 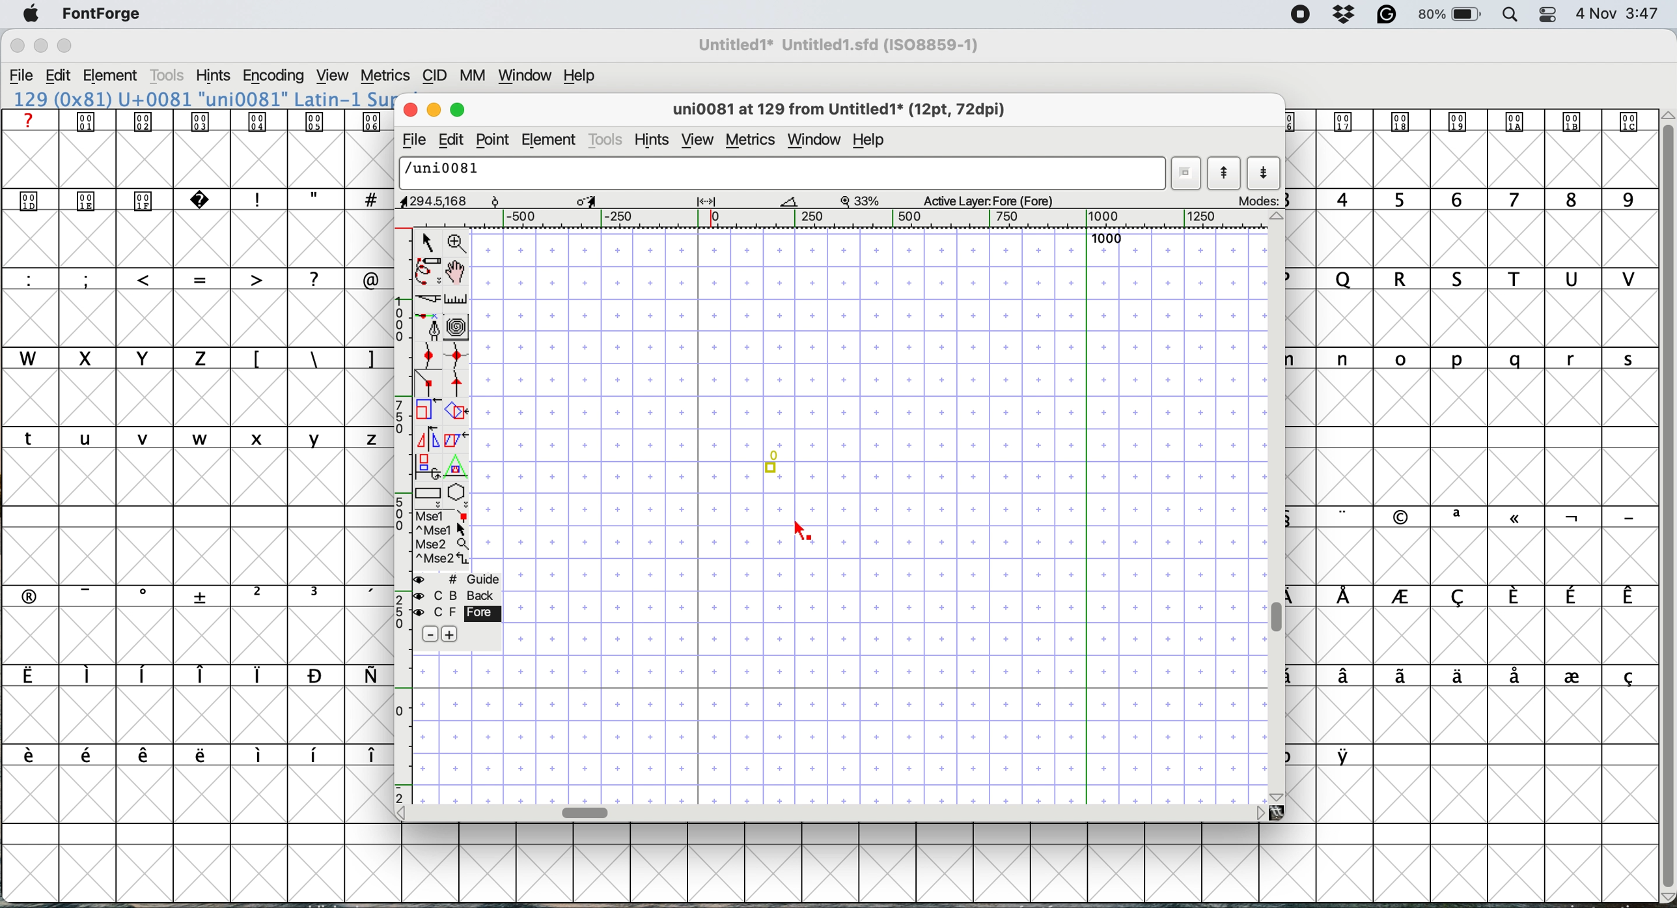 I want to click on Measure Tool, so click(x=791, y=202).